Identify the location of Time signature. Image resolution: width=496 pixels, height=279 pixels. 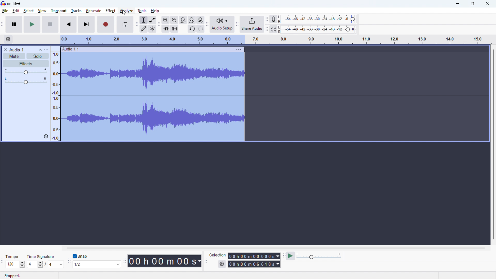
(43, 256).